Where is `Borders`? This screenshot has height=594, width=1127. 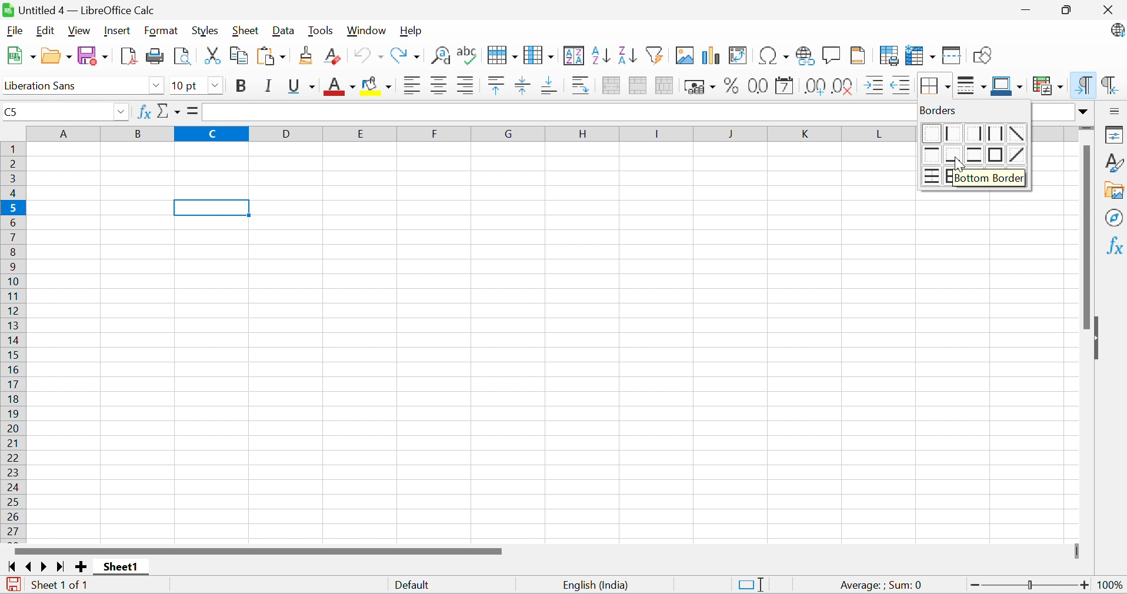 Borders is located at coordinates (939, 109).